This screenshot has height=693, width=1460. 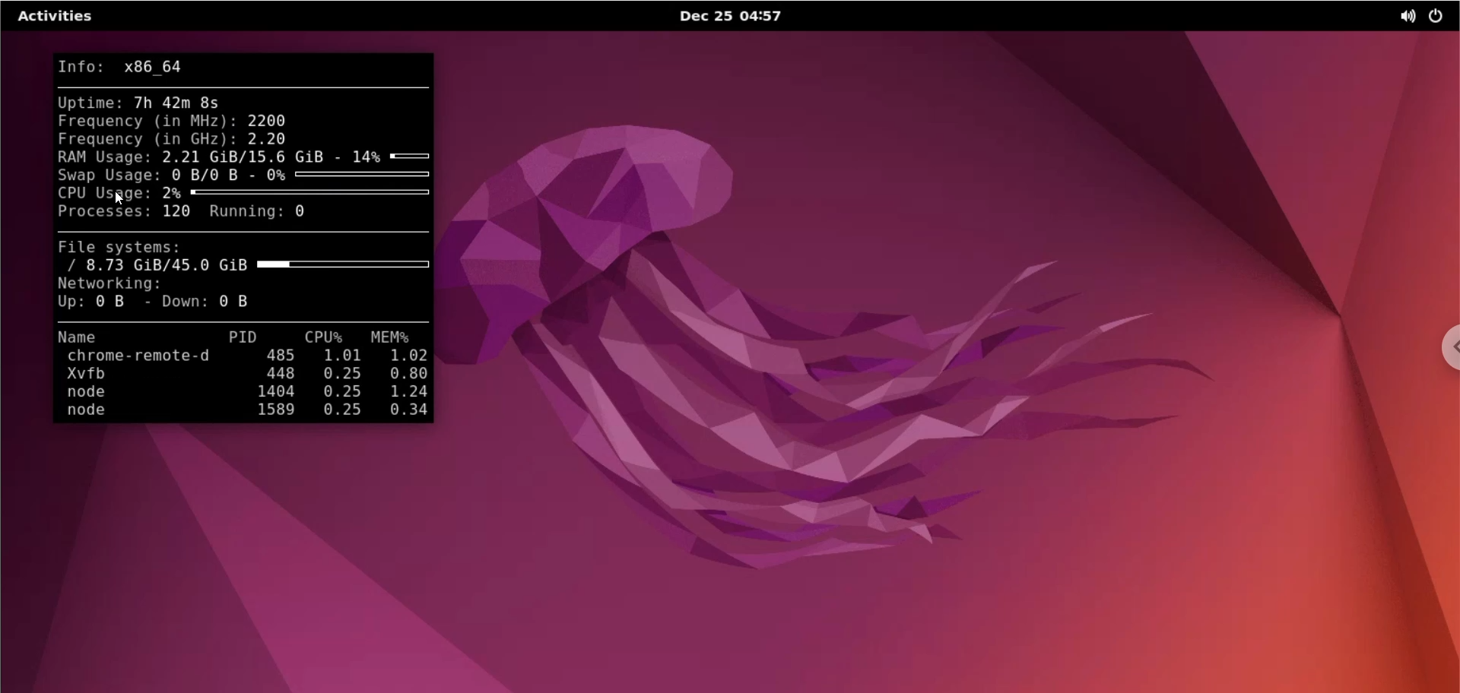 I want to click on RAM usage , so click(x=98, y=156).